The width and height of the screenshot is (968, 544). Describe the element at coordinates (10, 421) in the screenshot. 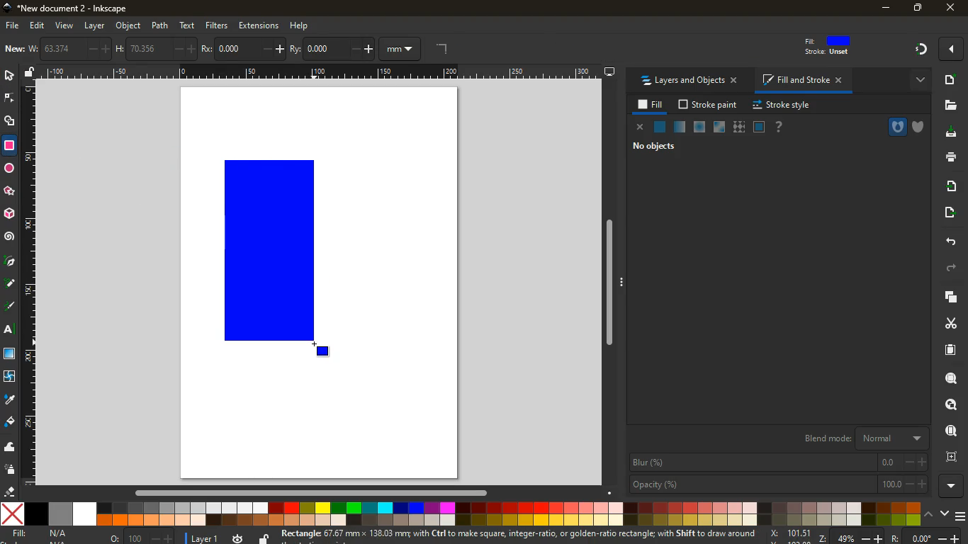

I see `fill` at that location.